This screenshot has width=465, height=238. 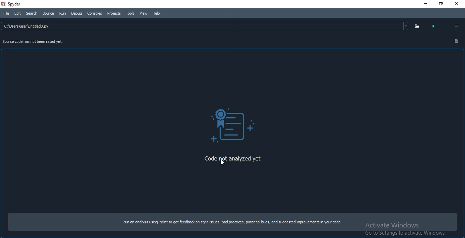 I want to click on projects, so click(x=114, y=13).